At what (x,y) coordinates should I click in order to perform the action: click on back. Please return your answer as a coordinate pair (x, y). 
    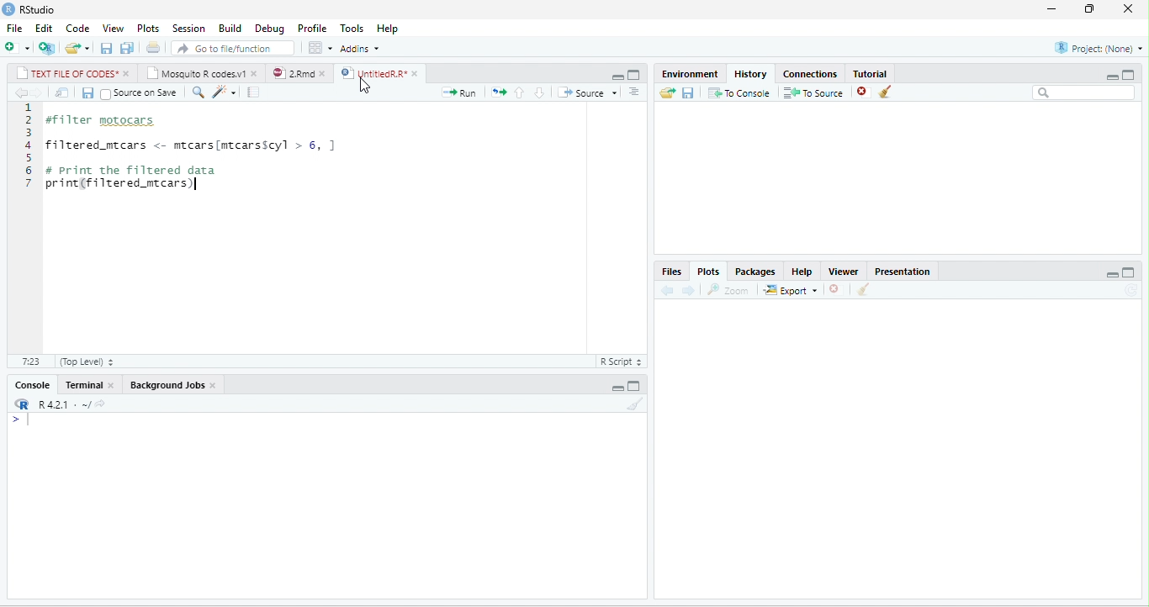
    Looking at the image, I should click on (668, 290).